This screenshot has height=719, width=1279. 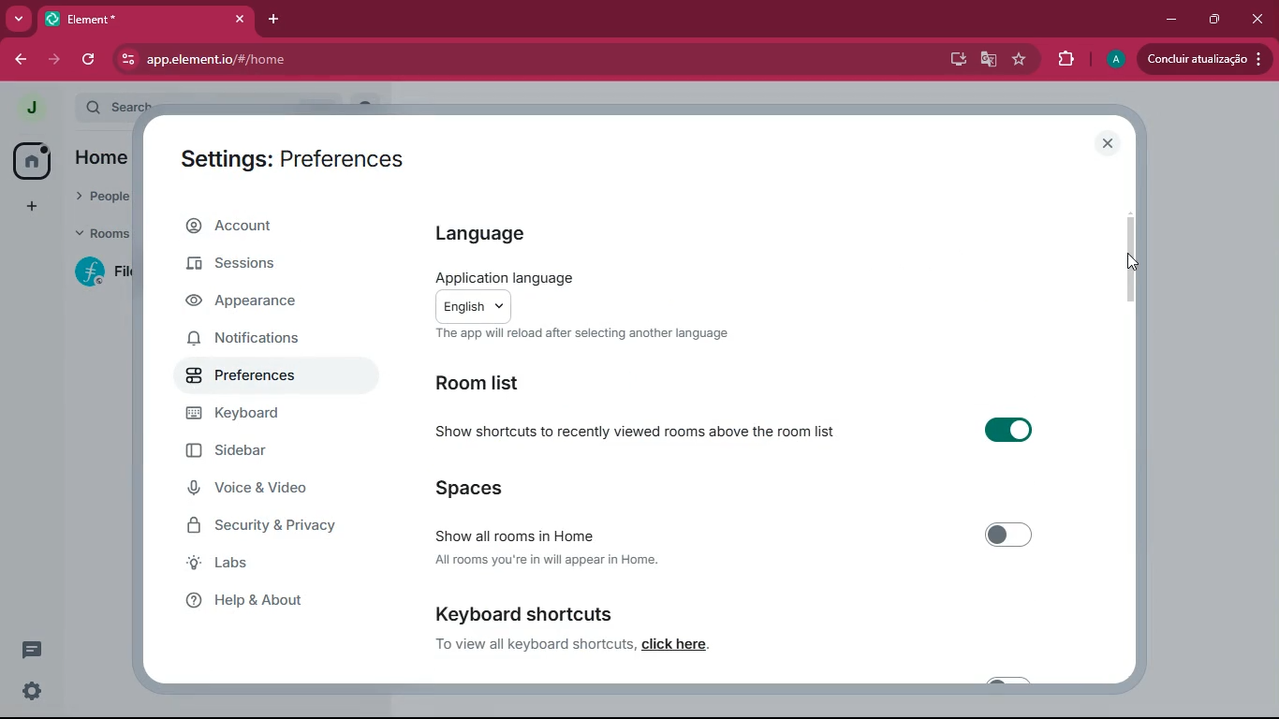 I want to click on sessions, so click(x=261, y=265).